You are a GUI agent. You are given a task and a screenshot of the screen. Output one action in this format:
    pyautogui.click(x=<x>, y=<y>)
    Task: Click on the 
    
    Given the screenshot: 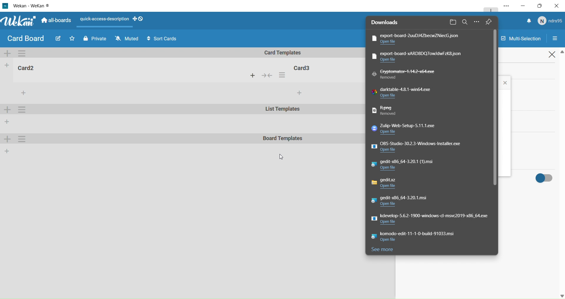 What is the action you would take?
    pyautogui.click(x=21, y=110)
    